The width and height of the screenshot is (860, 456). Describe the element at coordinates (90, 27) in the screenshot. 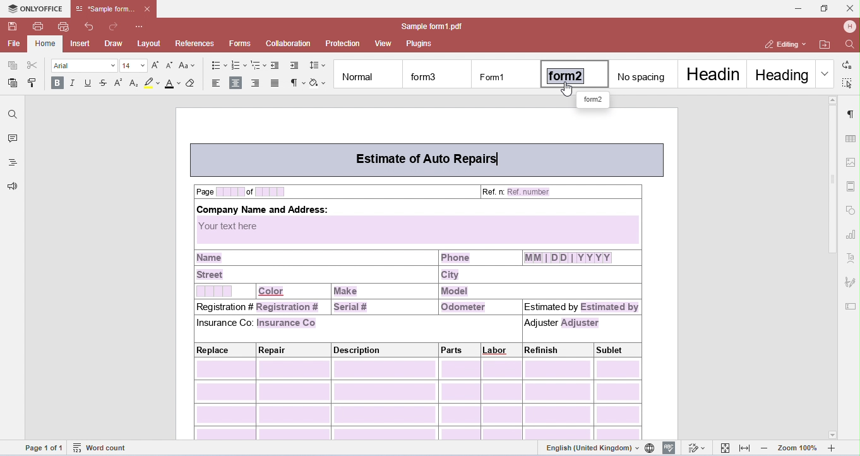

I see `undo` at that location.